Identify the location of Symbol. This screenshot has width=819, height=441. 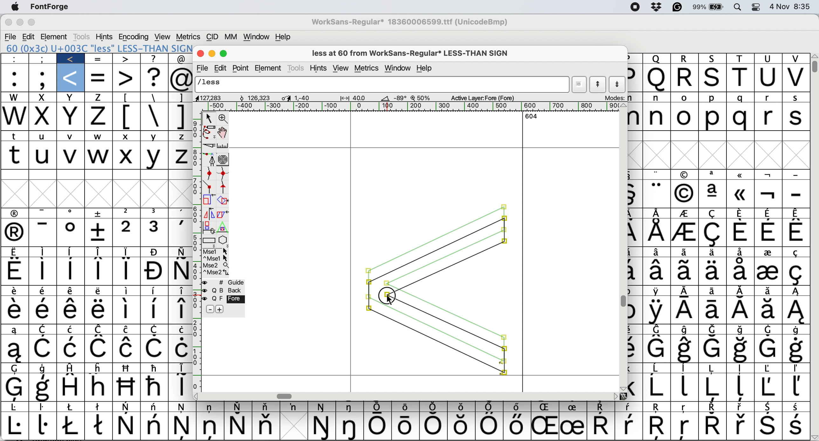
(636, 194).